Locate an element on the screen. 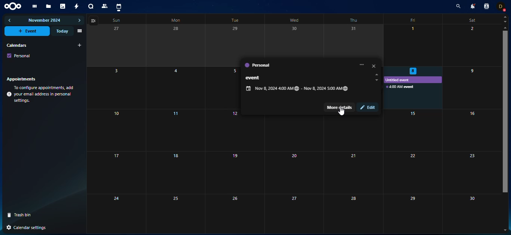  contact is located at coordinates (105, 6).